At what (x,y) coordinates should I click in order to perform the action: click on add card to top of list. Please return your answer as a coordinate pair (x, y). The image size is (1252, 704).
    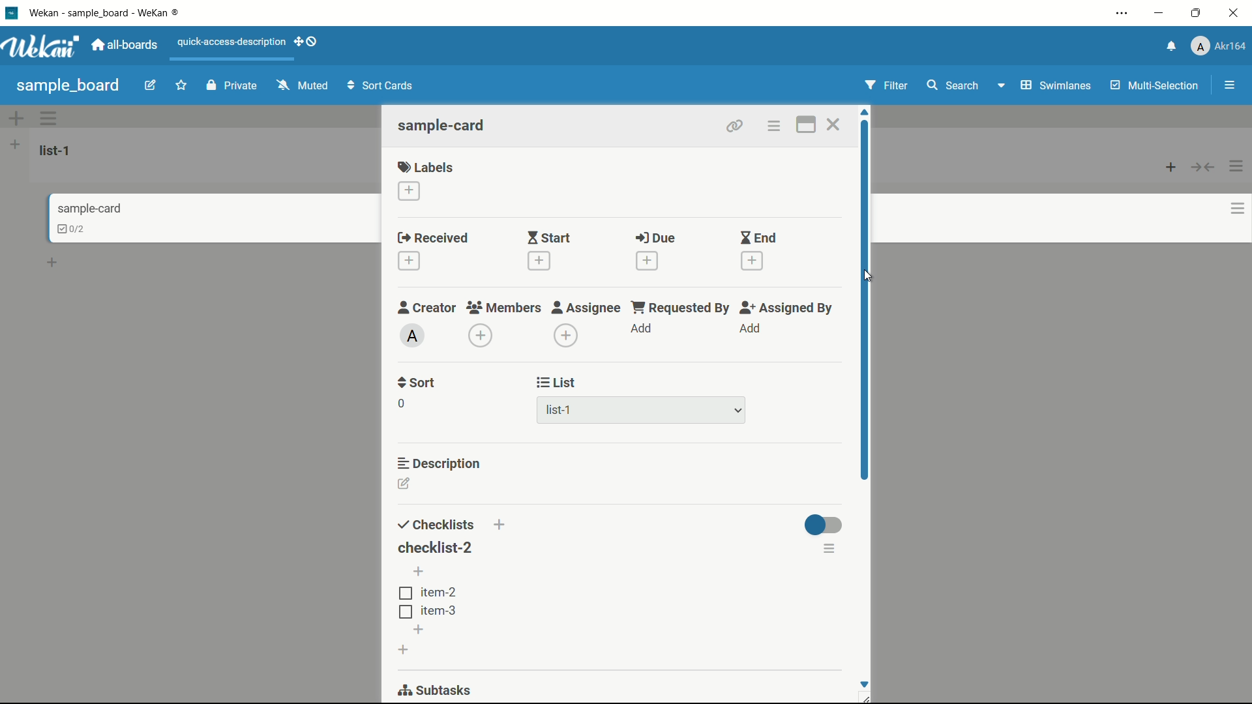
    Looking at the image, I should click on (1172, 168).